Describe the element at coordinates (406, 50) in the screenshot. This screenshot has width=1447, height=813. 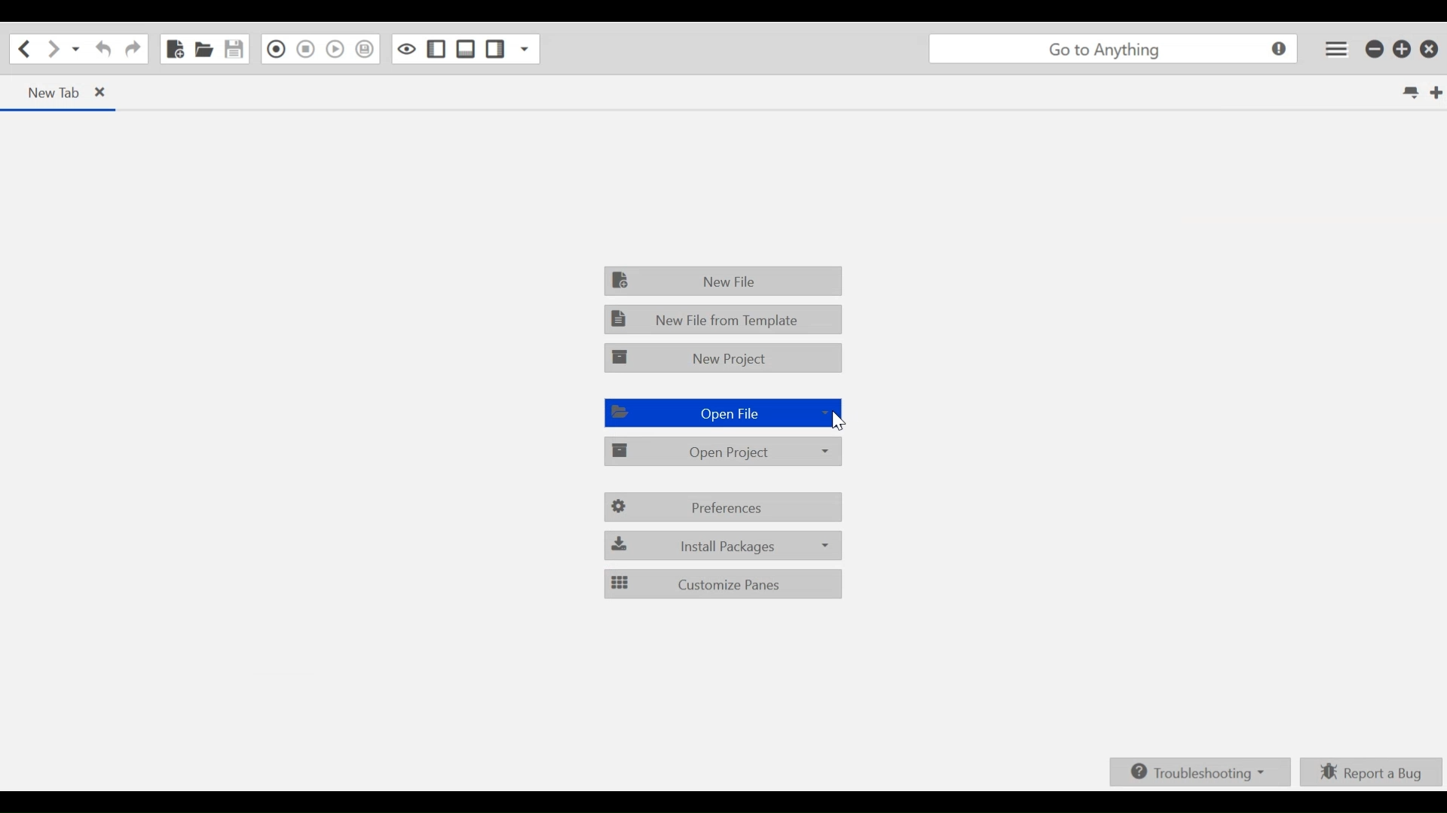
I see `Toggle focus mode` at that location.